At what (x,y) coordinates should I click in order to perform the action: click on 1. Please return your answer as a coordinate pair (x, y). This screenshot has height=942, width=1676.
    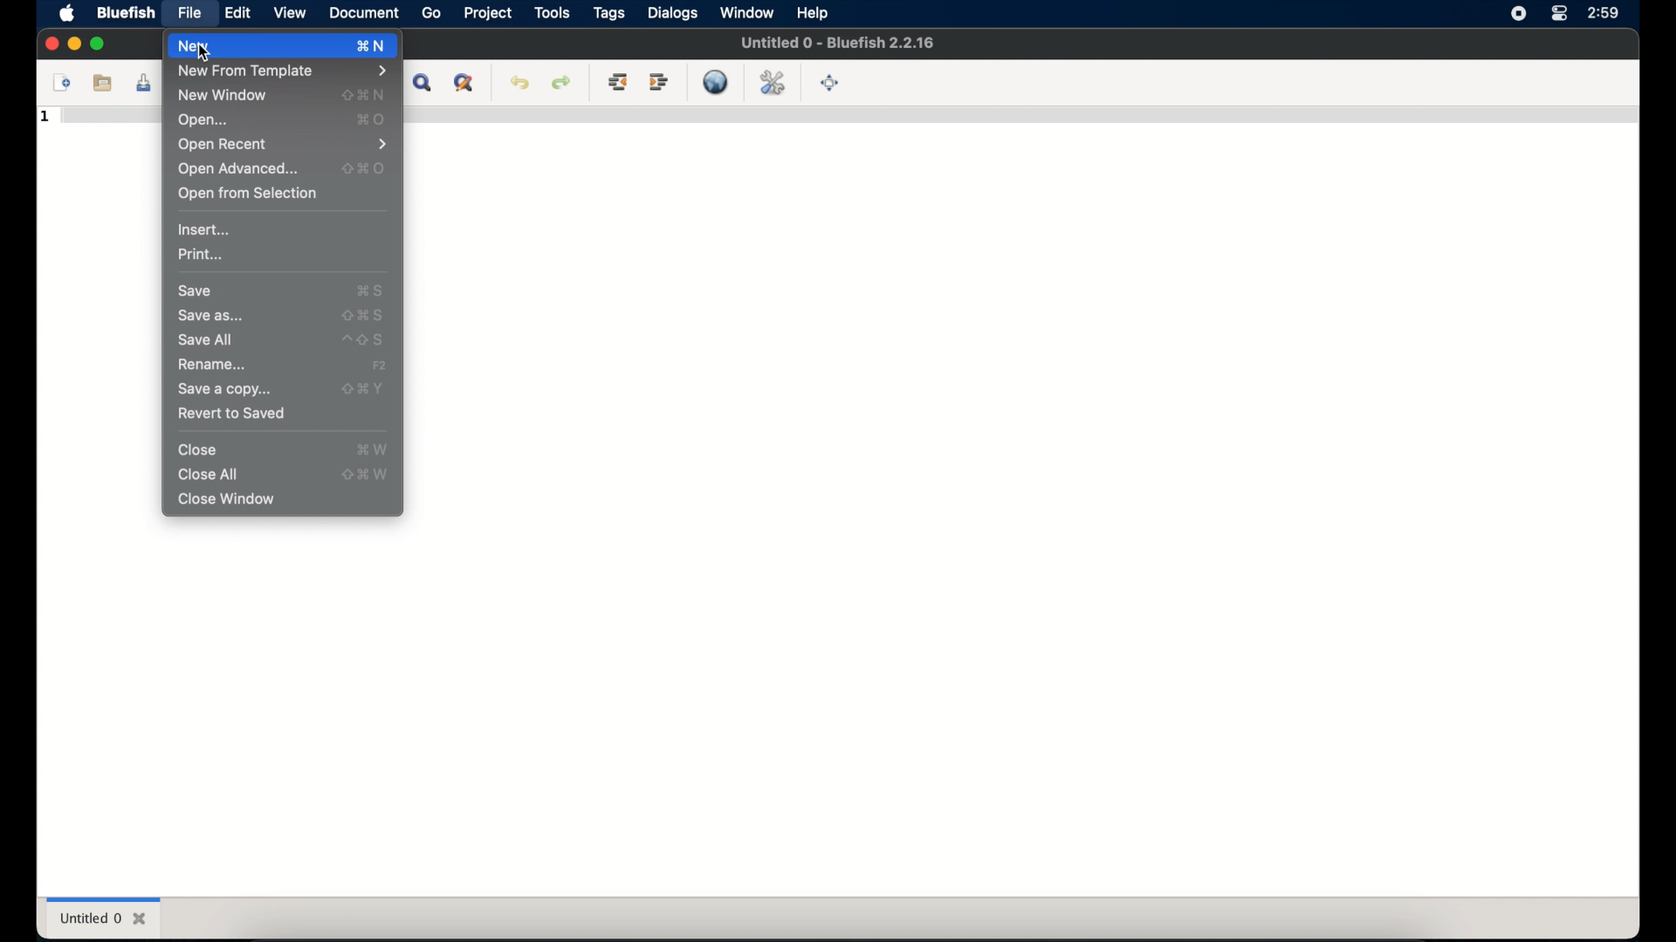
    Looking at the image, I should click on (45, 117).